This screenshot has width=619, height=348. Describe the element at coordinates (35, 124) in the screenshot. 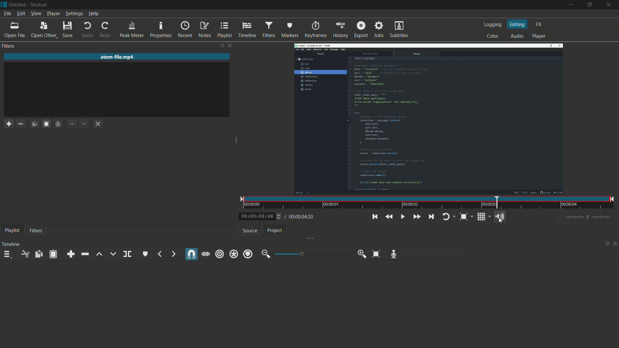

I see `copy checked filters` at that location.